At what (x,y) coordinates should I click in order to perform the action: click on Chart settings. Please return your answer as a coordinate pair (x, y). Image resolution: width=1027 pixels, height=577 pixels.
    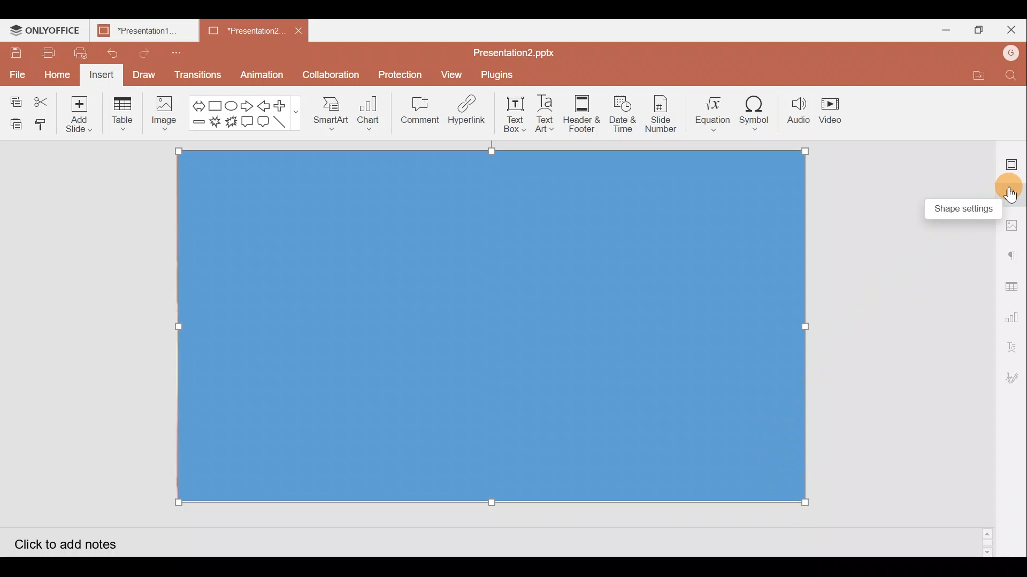
    Looking at the image, I should click on (1015, 313).